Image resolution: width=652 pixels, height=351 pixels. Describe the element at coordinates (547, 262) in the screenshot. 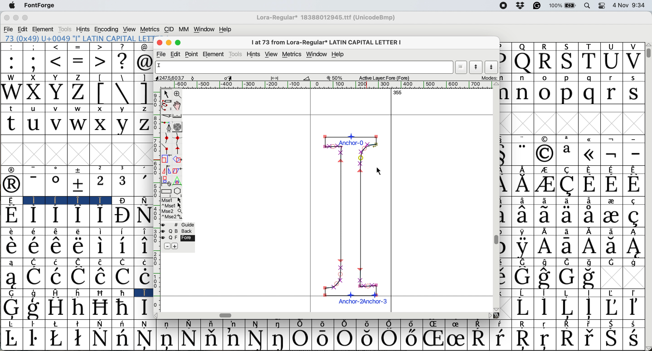

I see `Symbol` at that location.